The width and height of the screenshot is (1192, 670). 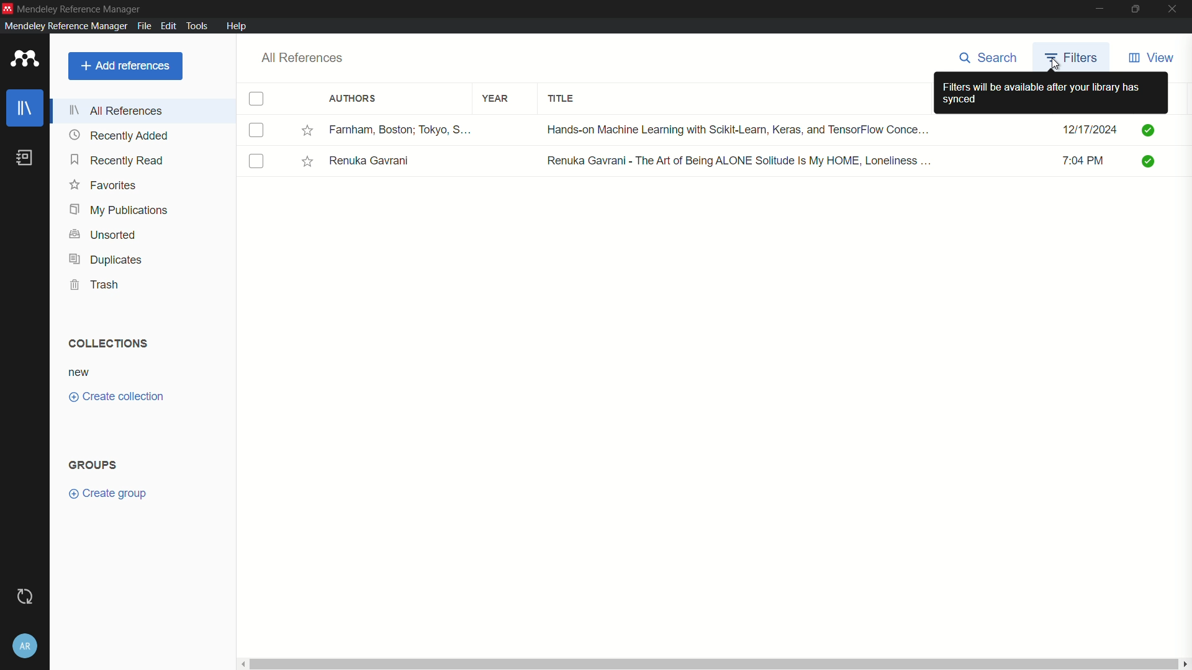 I want to click on mendeley reference manager, so click(x=78, y=10).